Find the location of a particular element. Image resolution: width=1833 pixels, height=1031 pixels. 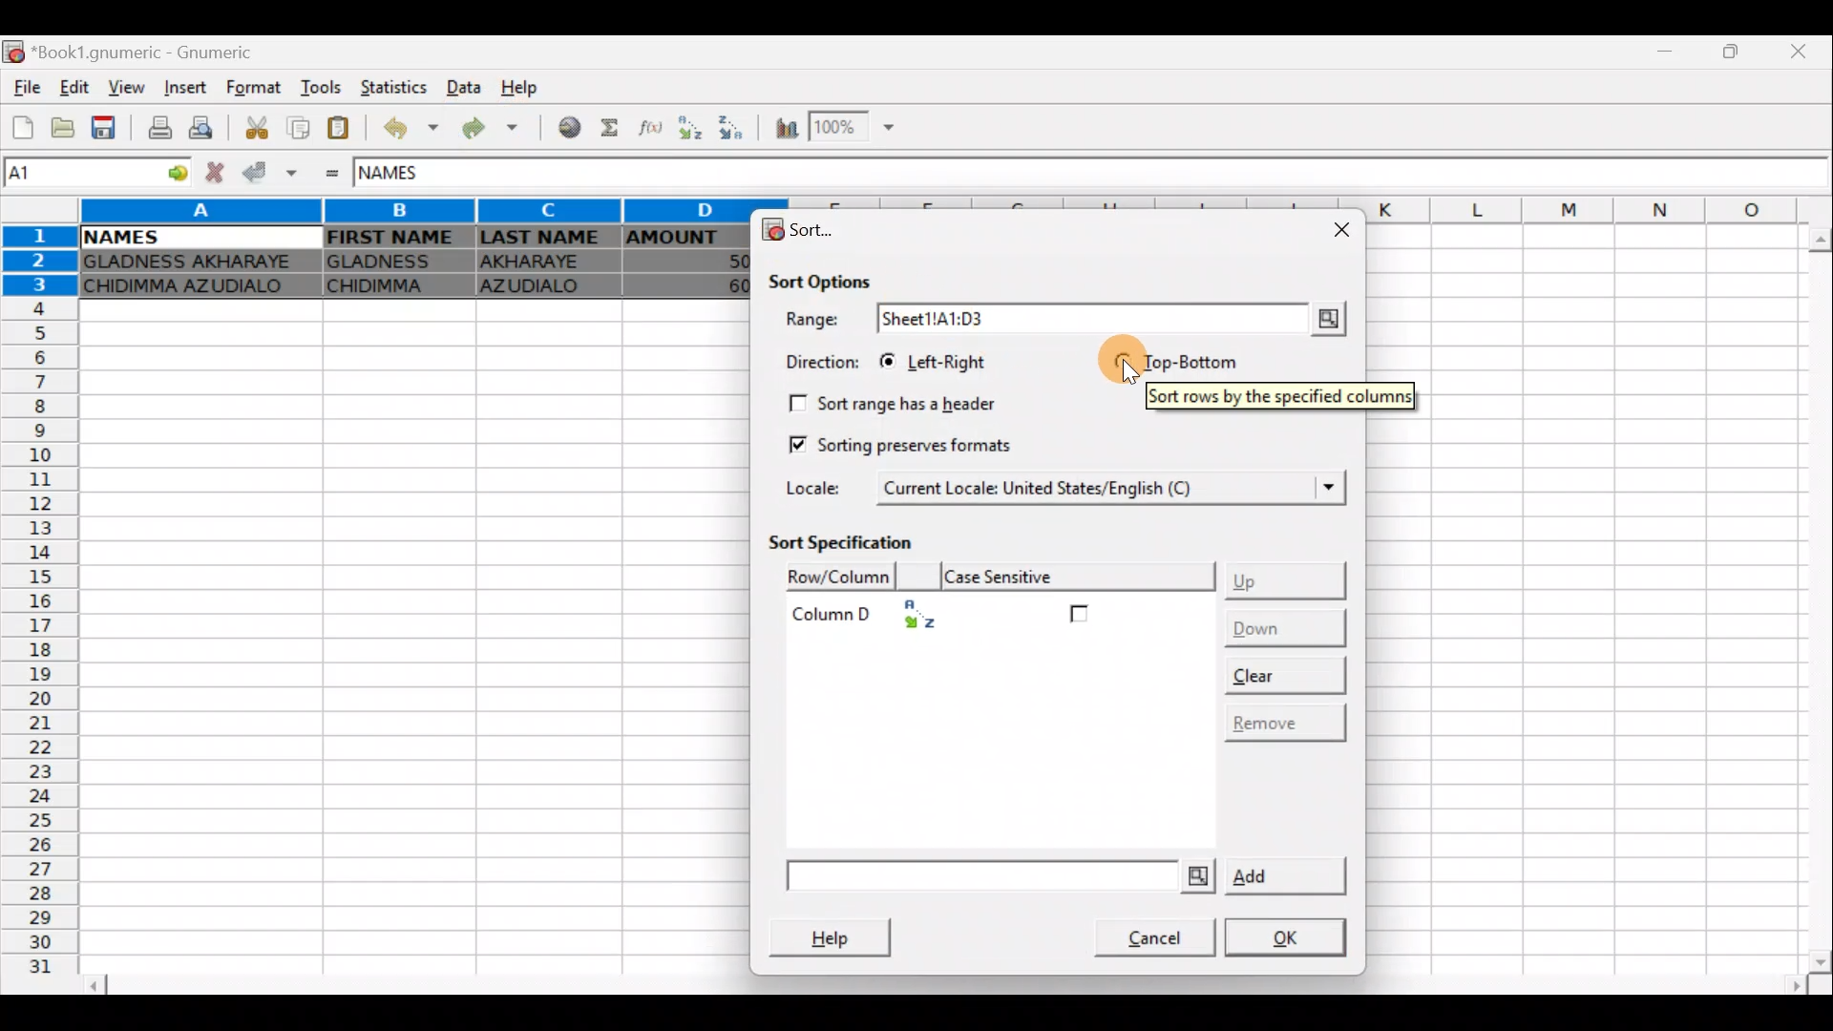

Clear is located at coordinates (1283, 670).